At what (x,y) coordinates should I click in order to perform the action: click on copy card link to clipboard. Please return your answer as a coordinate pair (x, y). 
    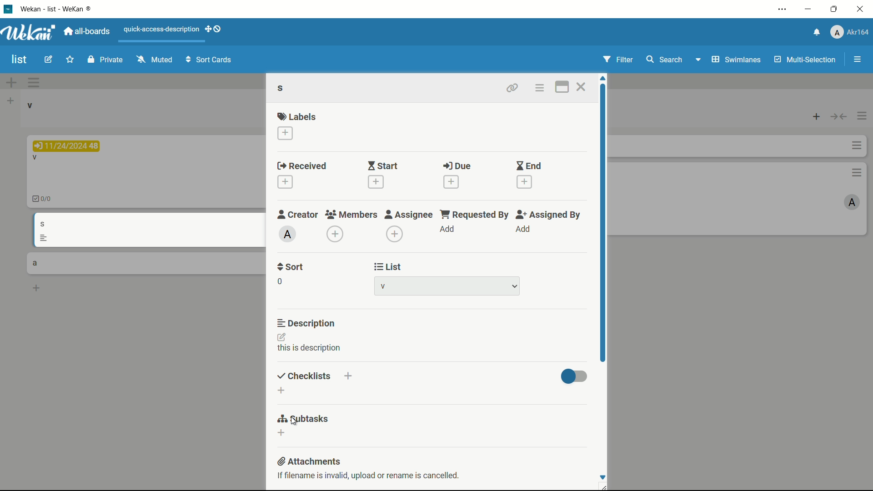
    Looking at the image, I should click on (512, 87).